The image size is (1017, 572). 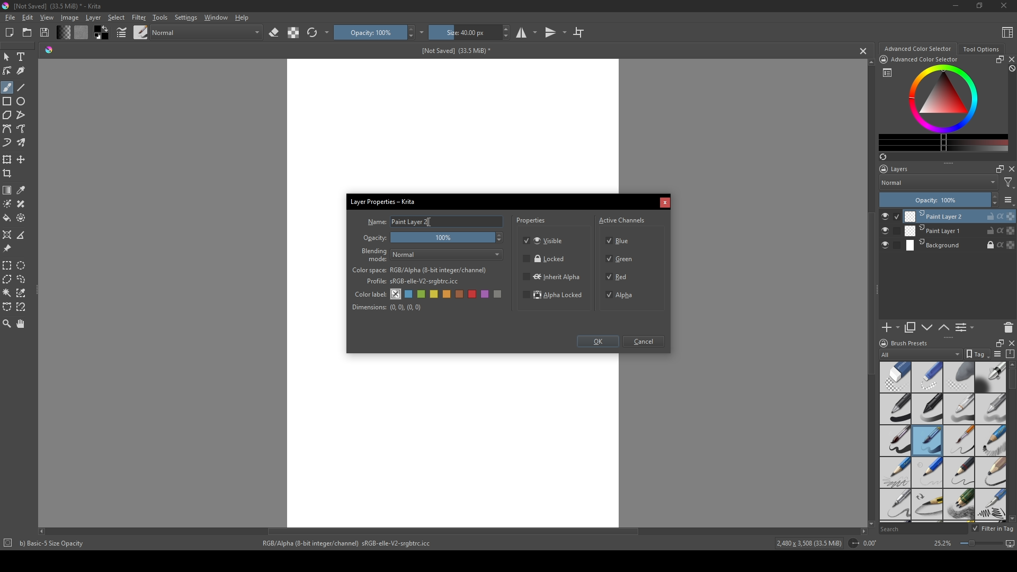 I want to click on scroll down, so click(x=869, y=522).